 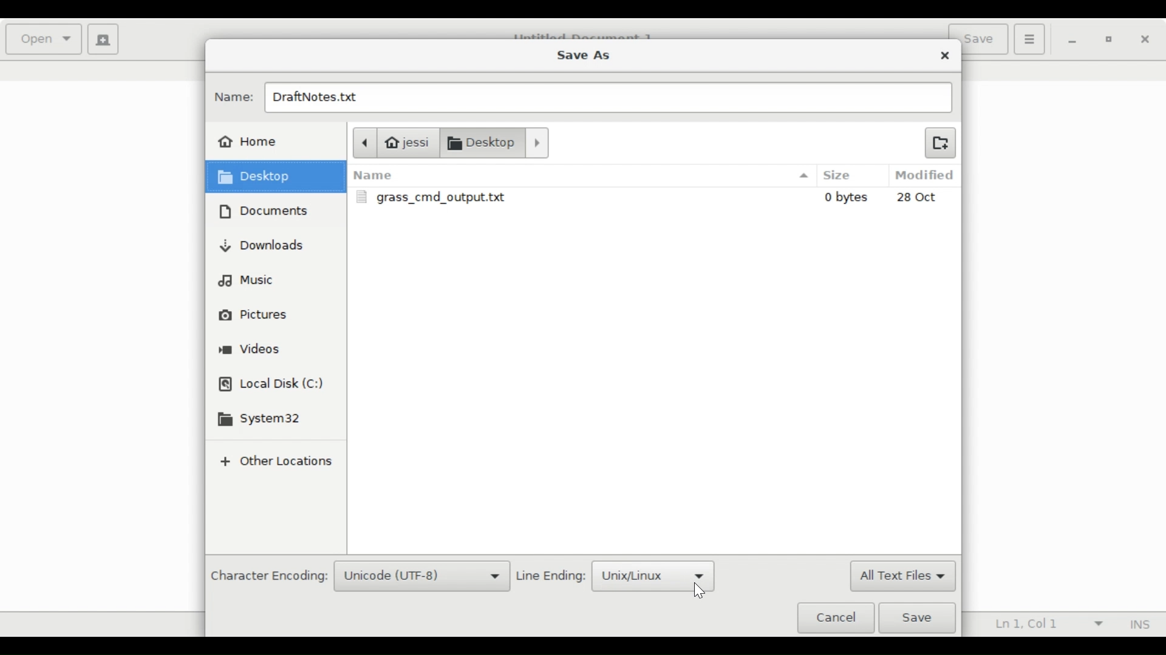 What do you see at coordinates (254, 315) in the screenshot?
I see `Pictures` at bounding box center [254, 315].